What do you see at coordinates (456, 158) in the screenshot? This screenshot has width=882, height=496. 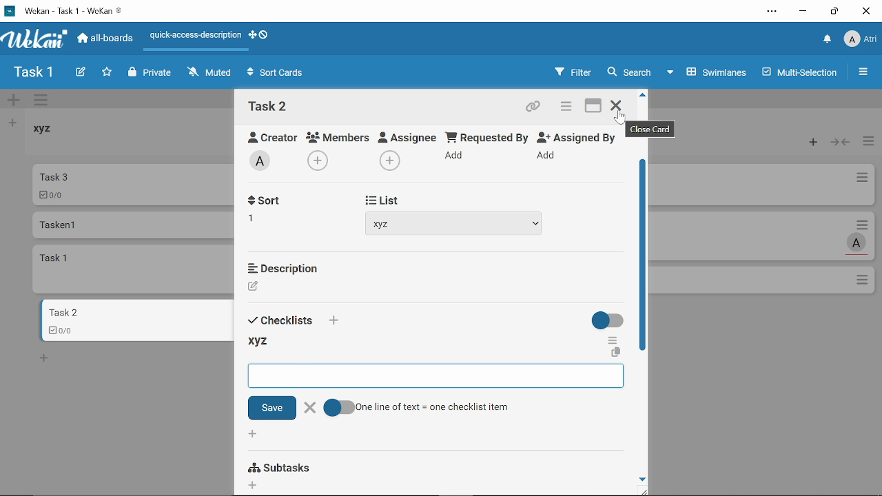 I see `Add` at bounding box center [456, 158].